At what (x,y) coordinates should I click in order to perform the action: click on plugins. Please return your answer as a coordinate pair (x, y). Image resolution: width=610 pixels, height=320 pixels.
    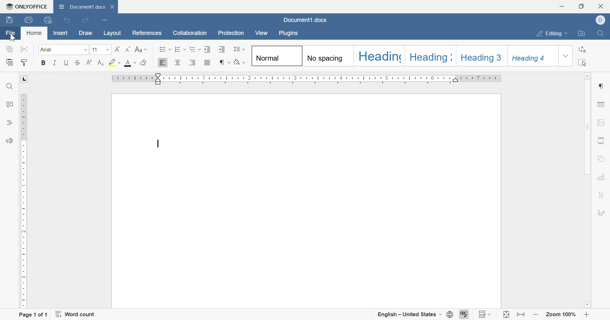
    Looking at the image, I should click on (288, 34).